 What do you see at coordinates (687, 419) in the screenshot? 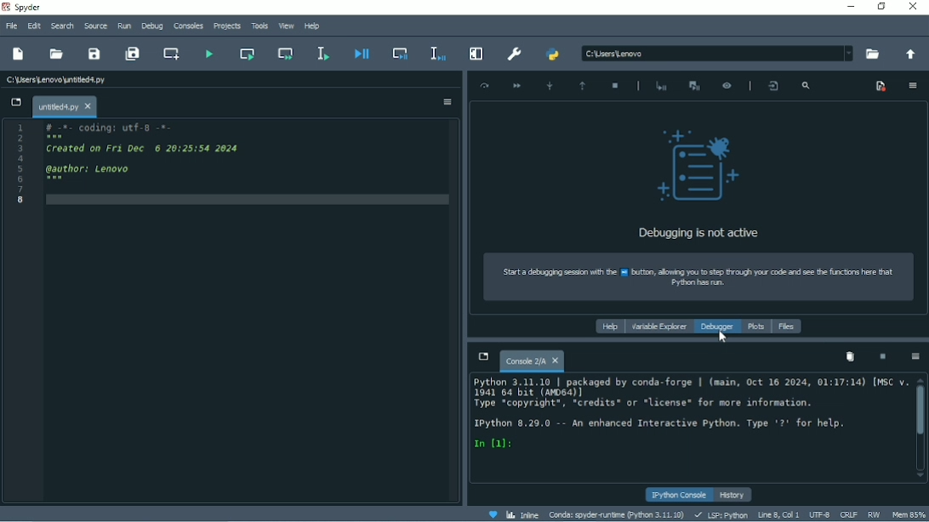
I see `Python 3.11.10 | packaged by conds-forge | (mein, Oct 16 2024, 01:17:14) [MSC v.
1041 64 bit (064)]

Type “copyright*, *credits* or *license* for more information.

Python 8.29.0 -- An enhanced Interactive Python. Type '2' for help.

n fa:` at bounding box center [687, 419].